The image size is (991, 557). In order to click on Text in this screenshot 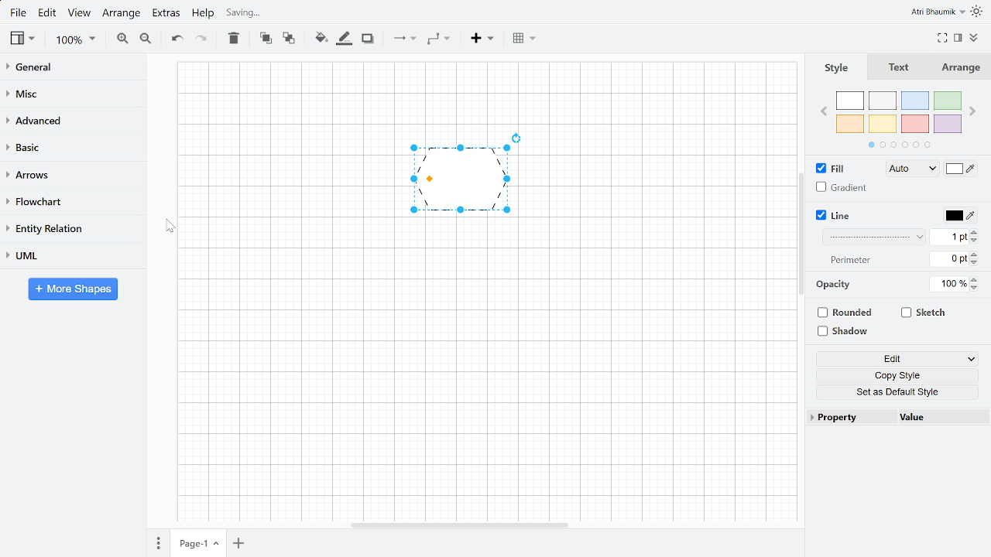, I will do `click(893, 67)`.